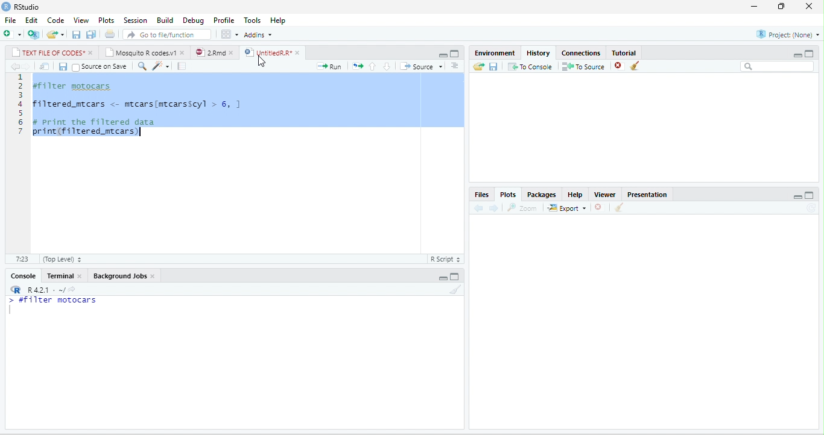  Describe the element at coordinates (99, 128) in the screenshot. I see `# print the filtered dataprint(filtered_mtcars)` at that location.